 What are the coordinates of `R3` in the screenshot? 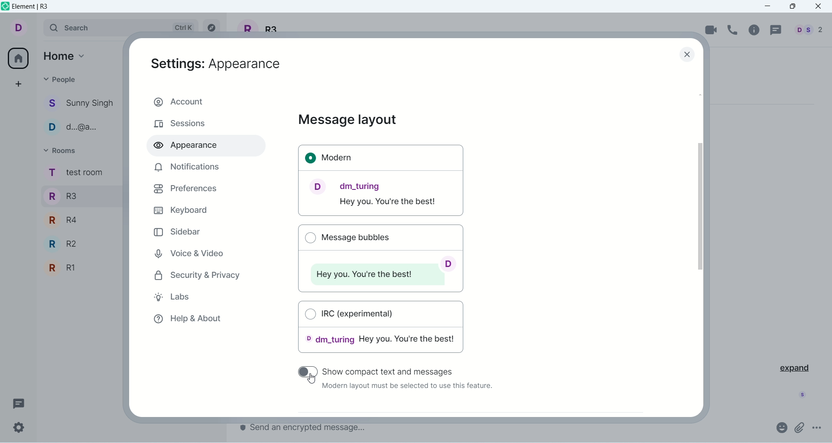 It's located at (79, 195).